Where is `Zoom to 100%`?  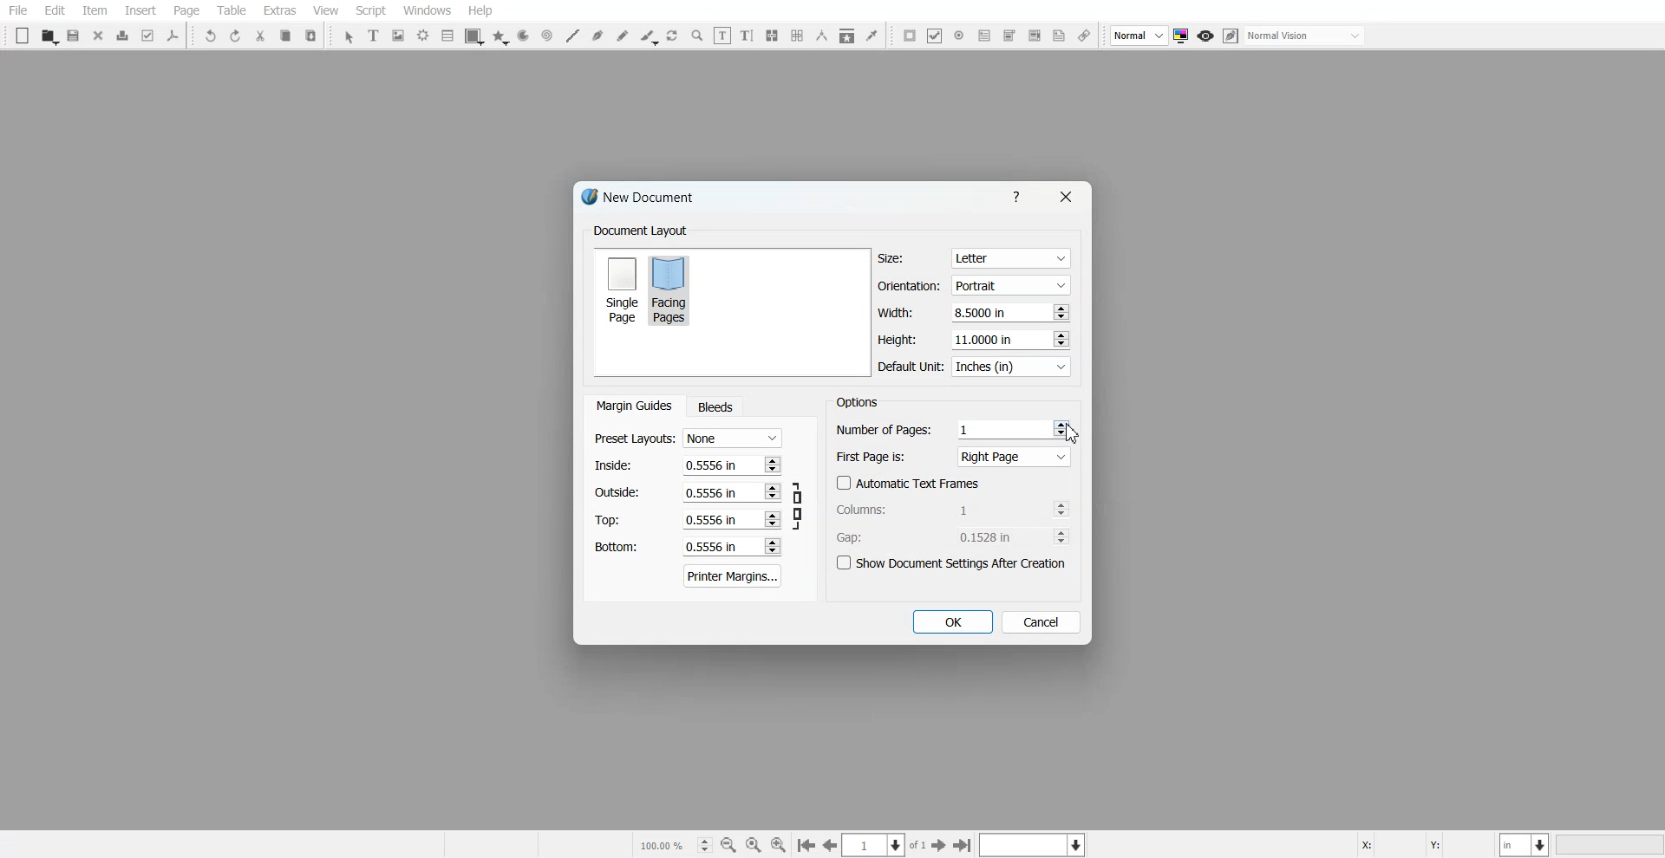
Zoom to 100% is located at coordinates (754, 844).